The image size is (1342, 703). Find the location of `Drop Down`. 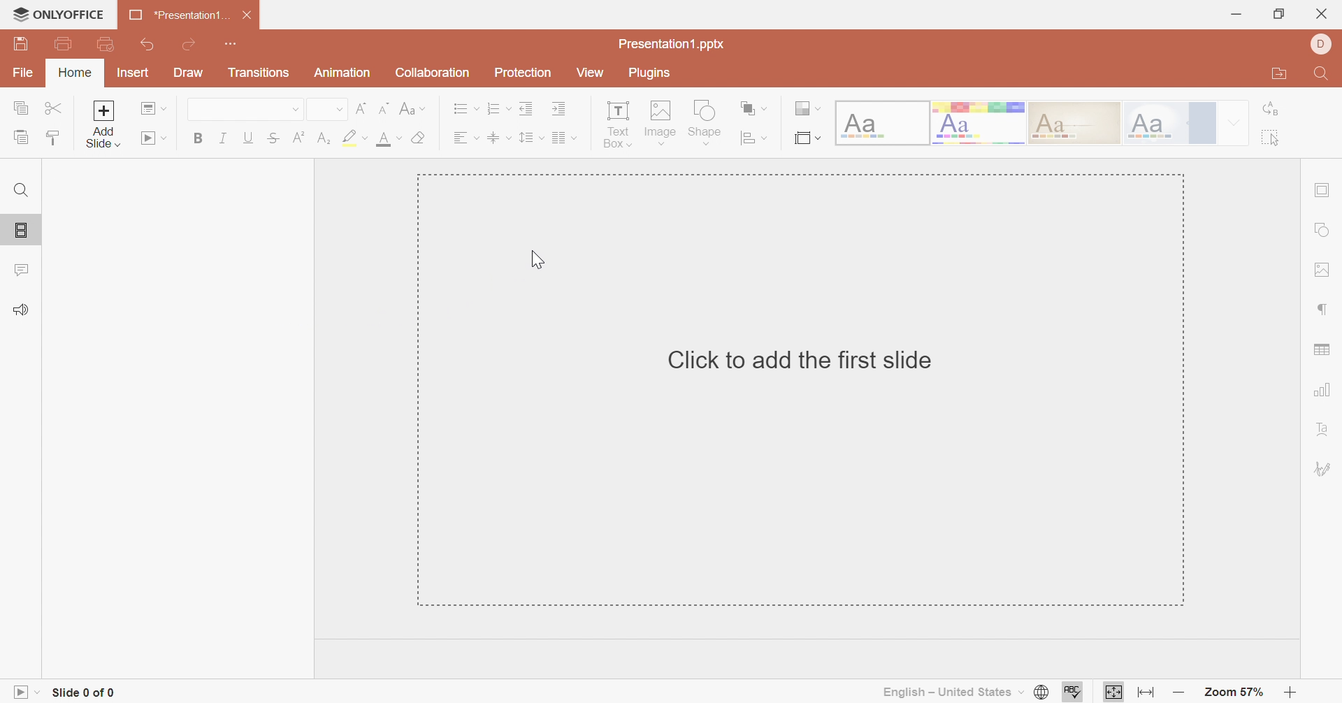

Drop Down is located at coordinates (427, 108).